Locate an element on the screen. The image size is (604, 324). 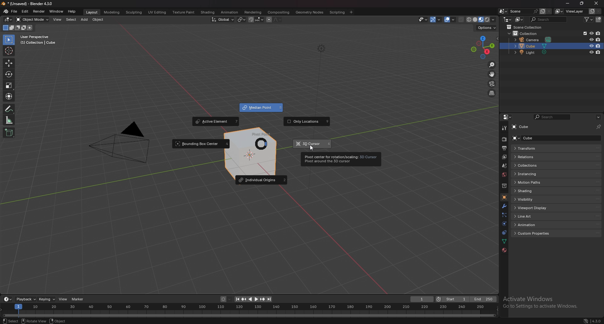
disable in renders is located at coordinates (599, 52).